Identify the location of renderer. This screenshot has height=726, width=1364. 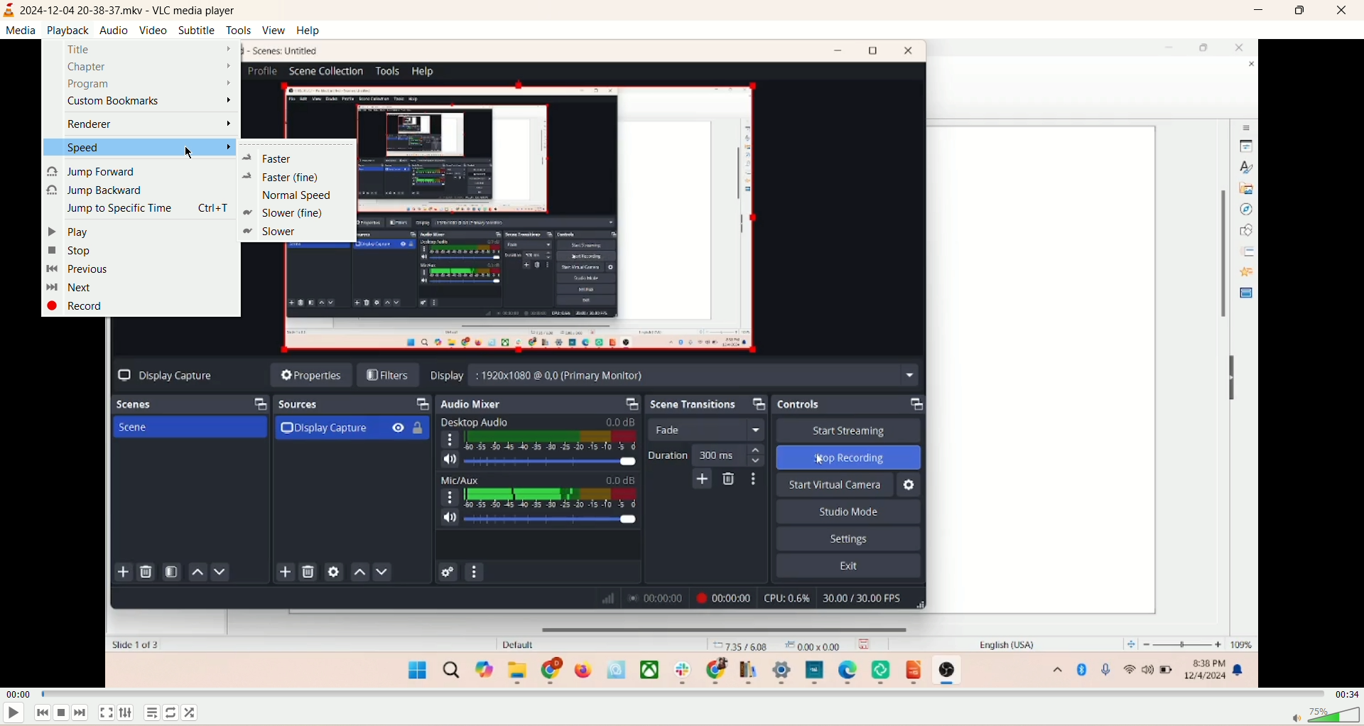
(151, 124).